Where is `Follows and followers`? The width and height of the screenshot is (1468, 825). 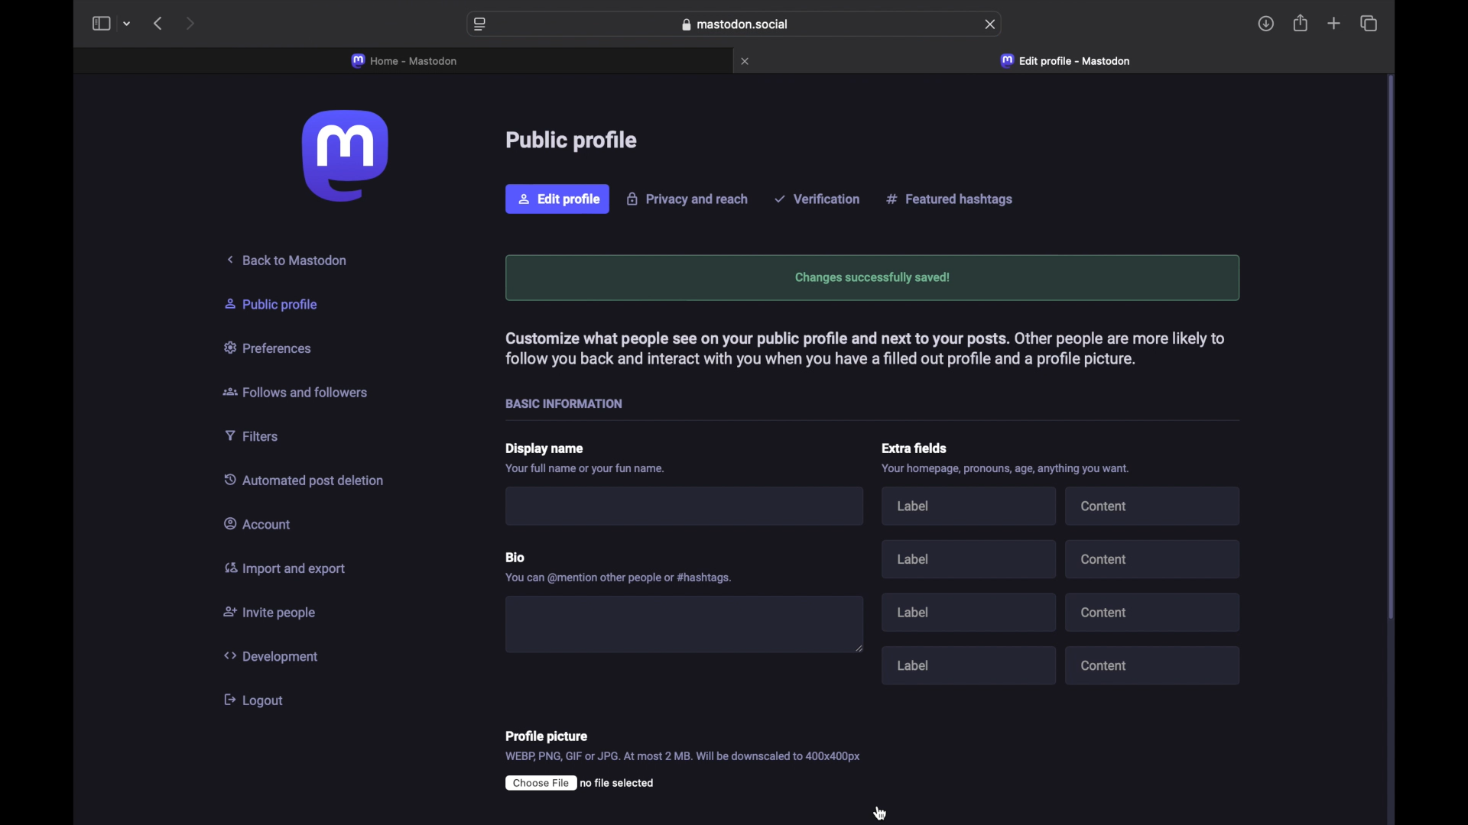 Follows and followers is located at coordinates (294, 394).